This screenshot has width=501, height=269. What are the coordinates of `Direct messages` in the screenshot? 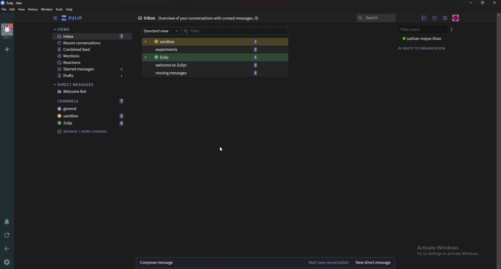 It's located at (89, 84).